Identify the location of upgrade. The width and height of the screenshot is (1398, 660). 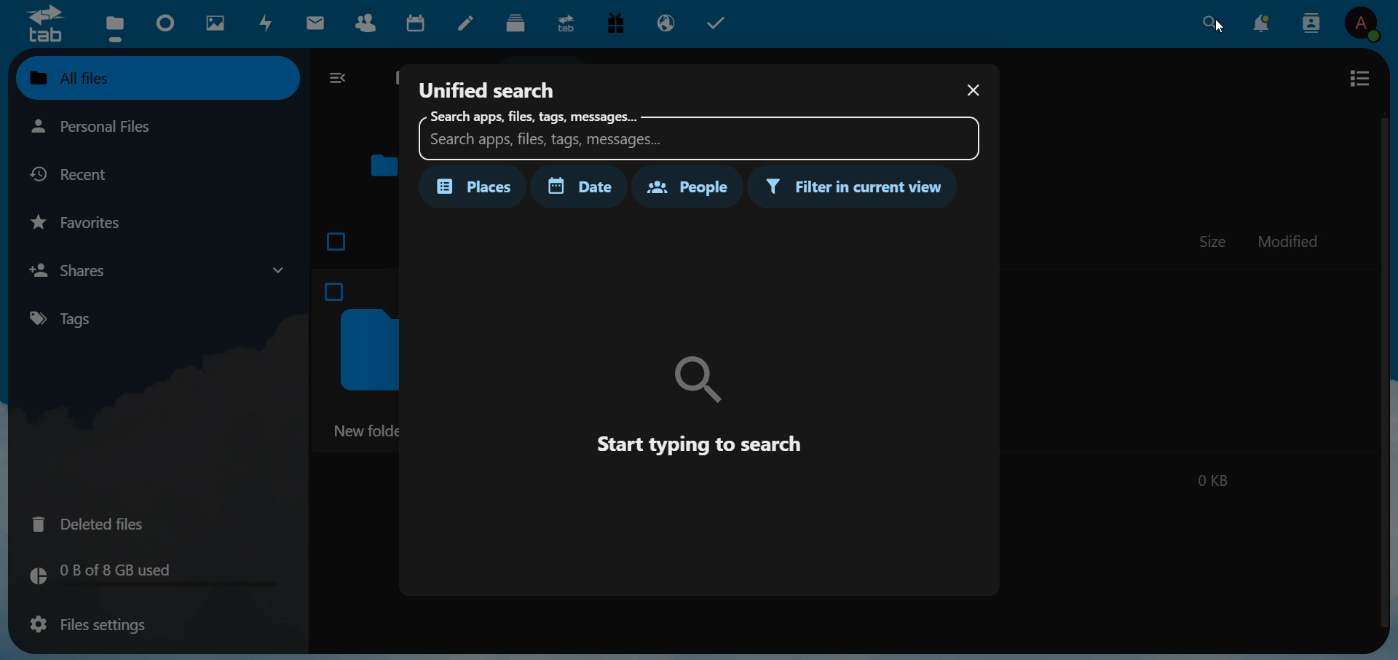
(568, 23).